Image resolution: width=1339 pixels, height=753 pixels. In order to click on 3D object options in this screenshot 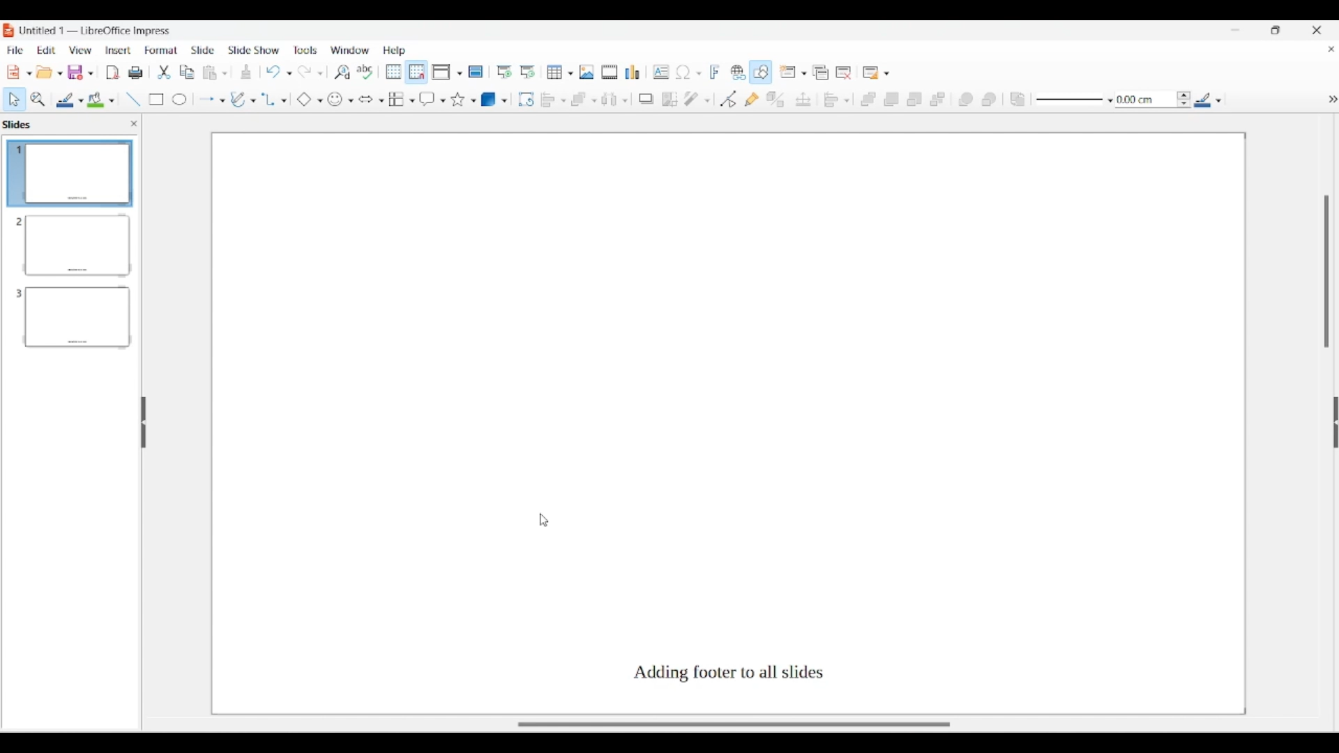, I will do `click(494, 100)`.